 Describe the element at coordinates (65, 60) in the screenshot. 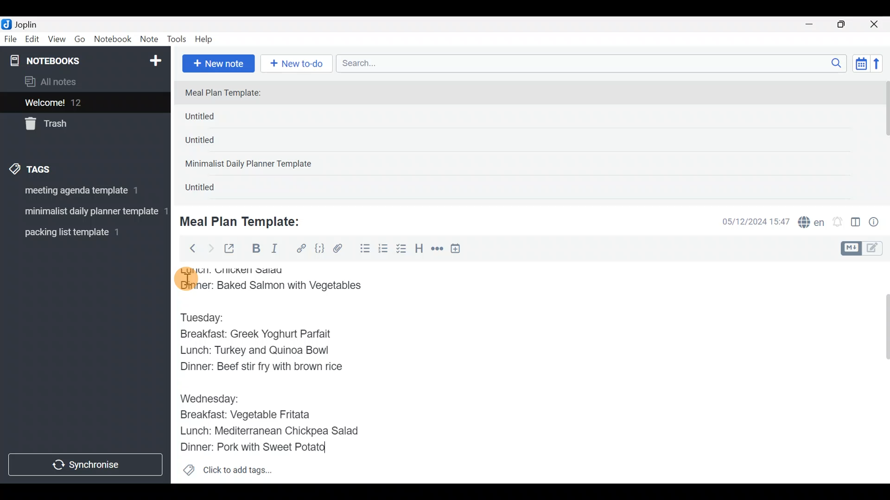

I see `Notebooks` at that location.